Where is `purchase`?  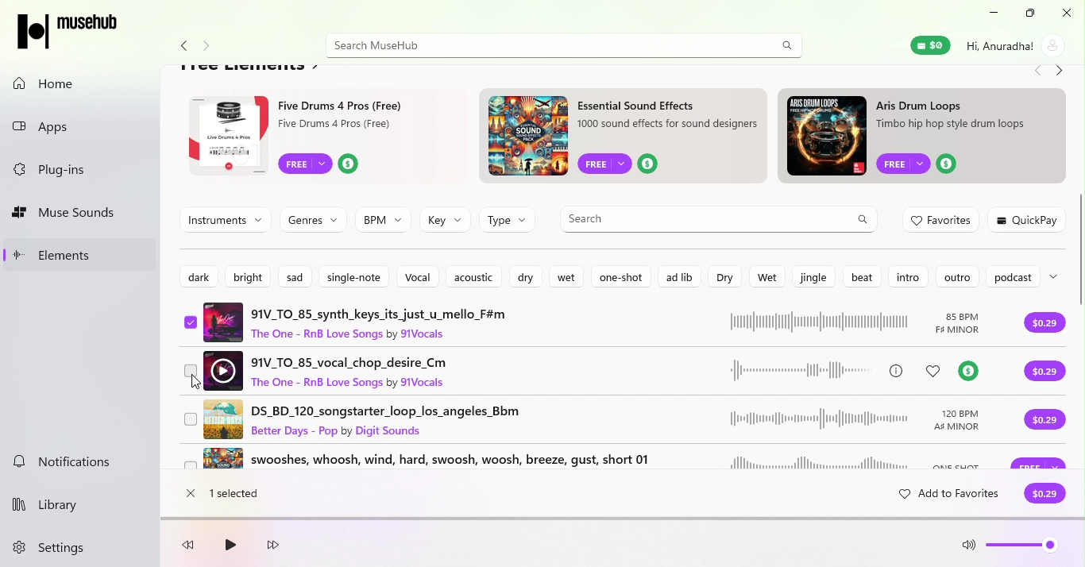 purchase is located at coordinates (1046, 426).